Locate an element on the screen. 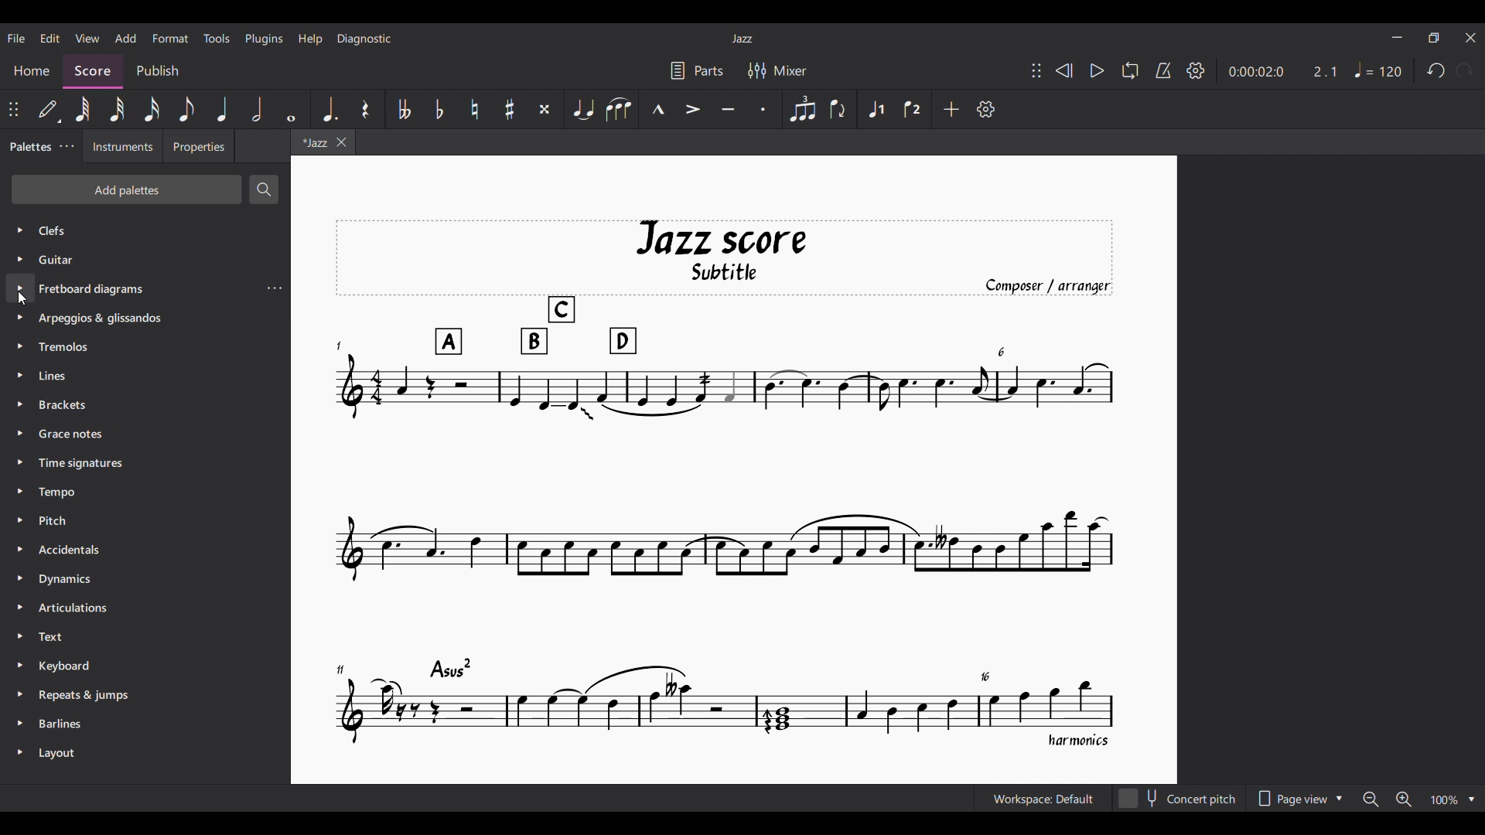 The height and width of the screenshot is (835, 1485). Toggle natural is located at coordinates (475, 109).